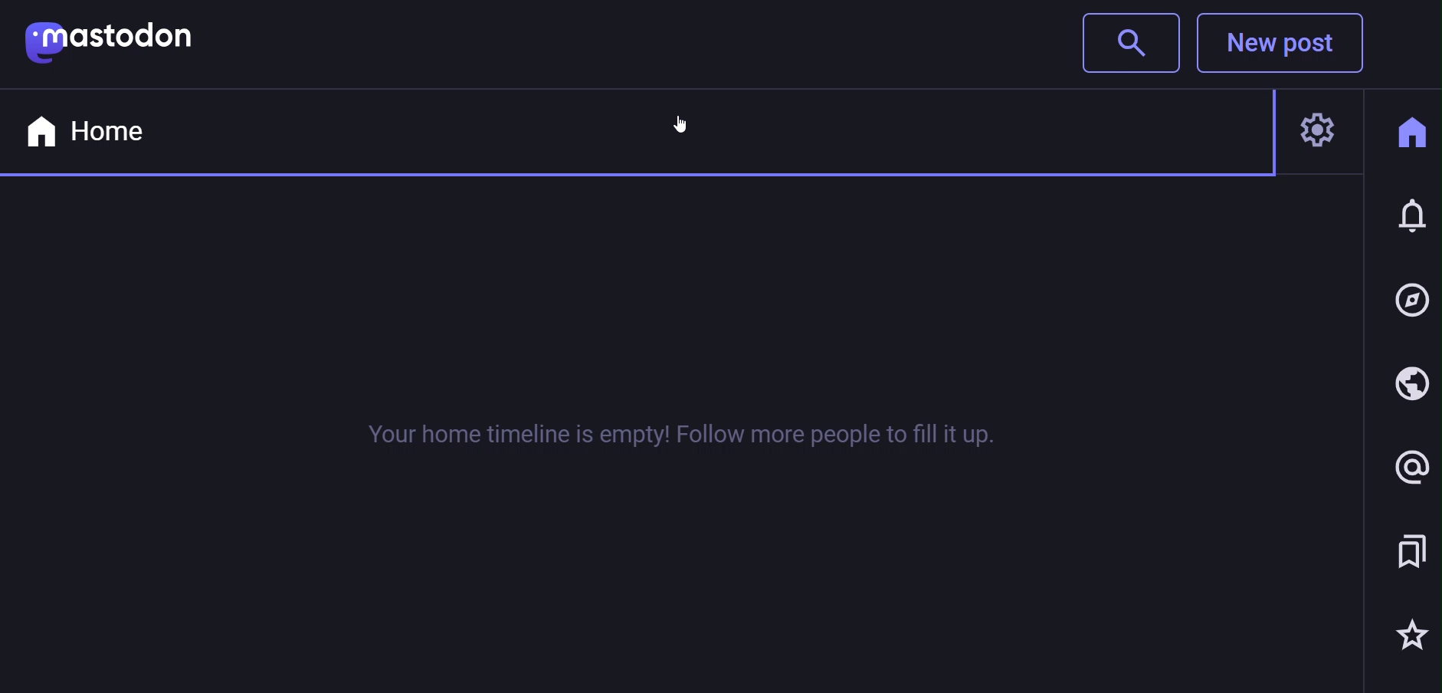 Image resolution: width=1442 pixels, height=693 pixels. Describe the element at coordinates (1408, 635) in the screenshot. I see `favorite` at that location.